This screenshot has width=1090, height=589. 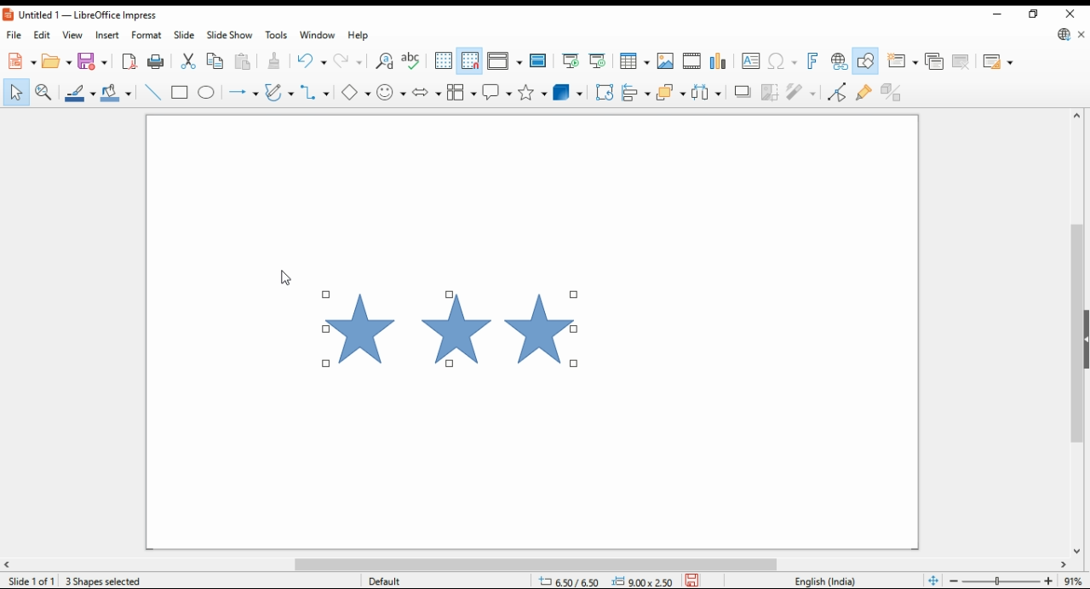 What do you see at coordinates (57, 60) in the screenshot?
I see `open` at bounding box center [57, 60].